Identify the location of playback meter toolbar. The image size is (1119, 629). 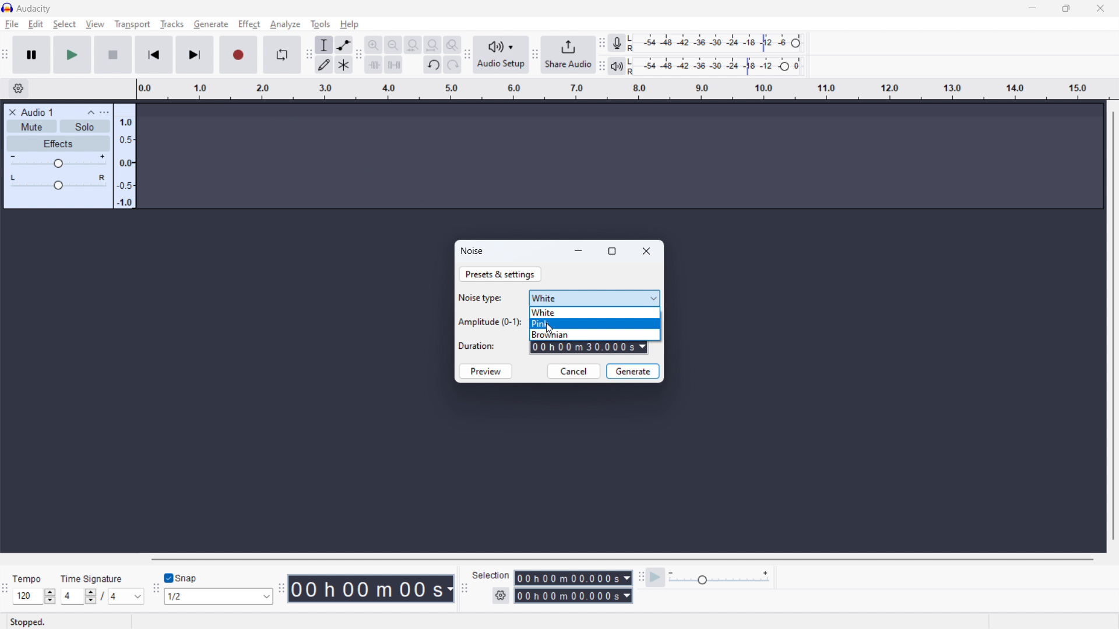
(601, 66).